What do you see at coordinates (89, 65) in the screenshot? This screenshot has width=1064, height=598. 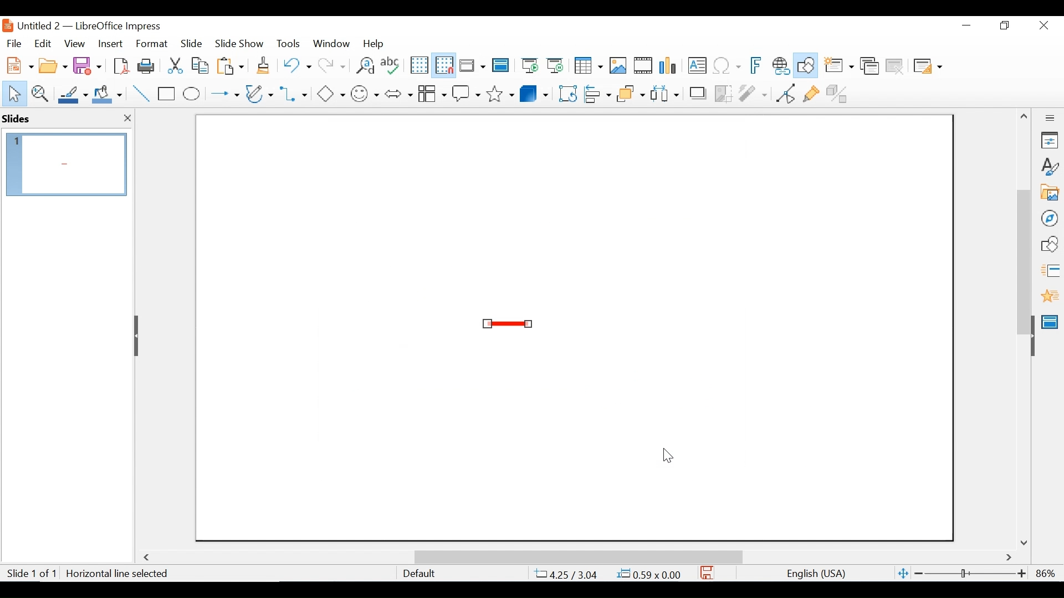 I see `Save` at bounding box center [89, 65].